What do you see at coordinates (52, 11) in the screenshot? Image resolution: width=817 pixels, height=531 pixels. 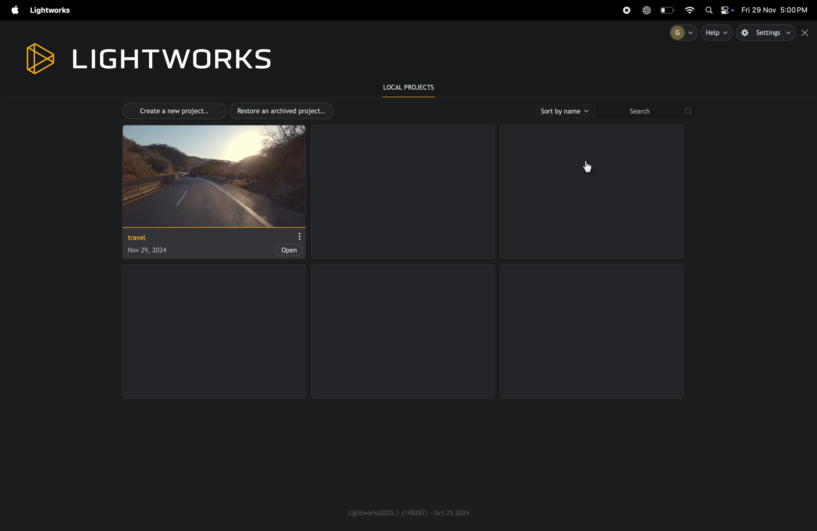 I see `light works` at bounding box center [52, 11].